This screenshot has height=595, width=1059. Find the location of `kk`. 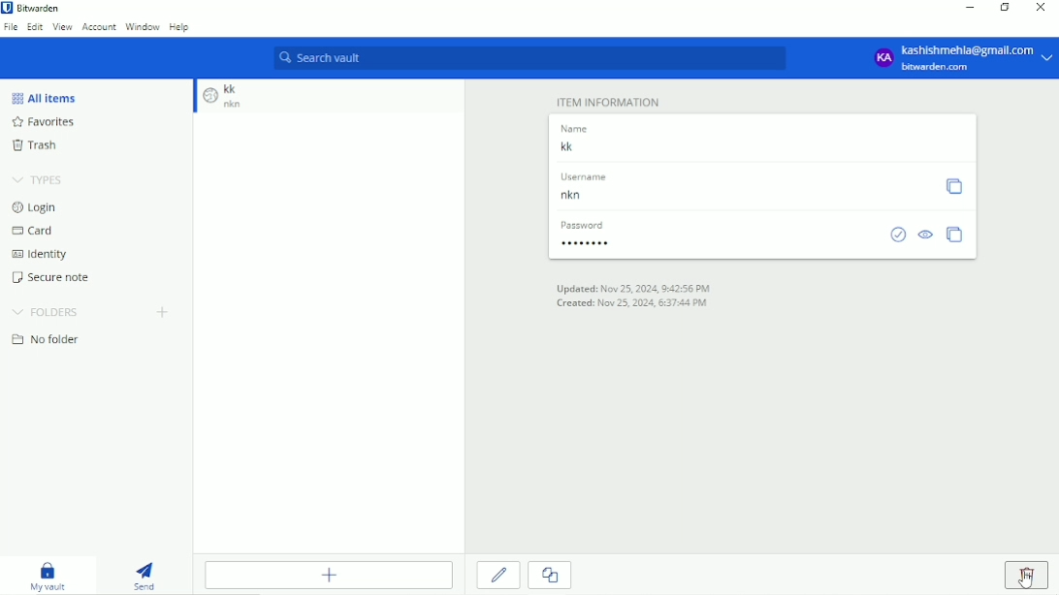

kk is located at coordinates (234, 88).